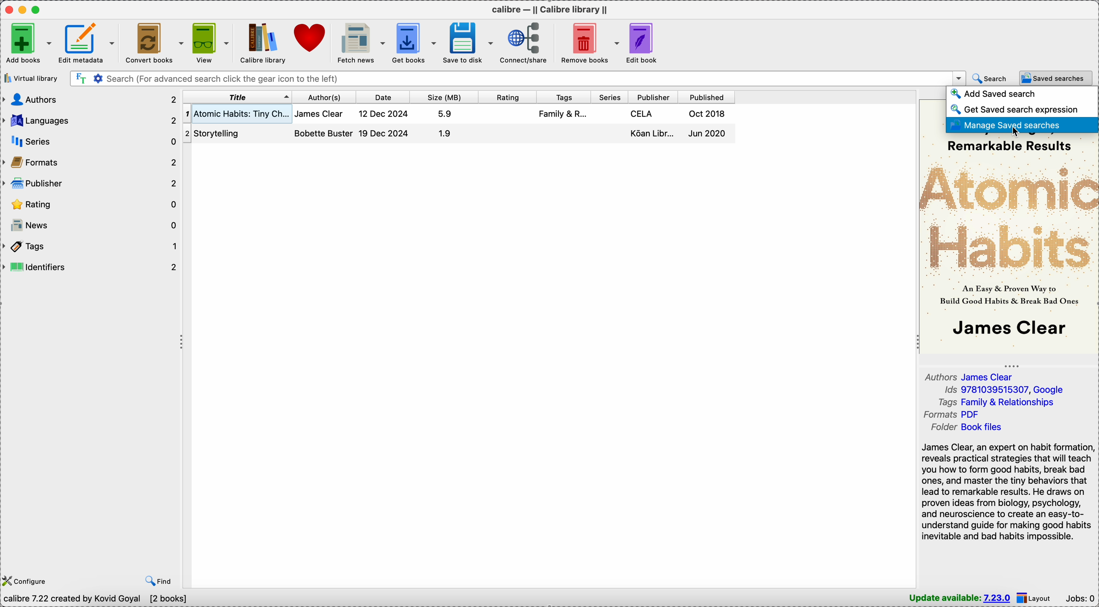 This screenshot has width=1099, height=607. I want to click on add saved search, so click(997, 94).